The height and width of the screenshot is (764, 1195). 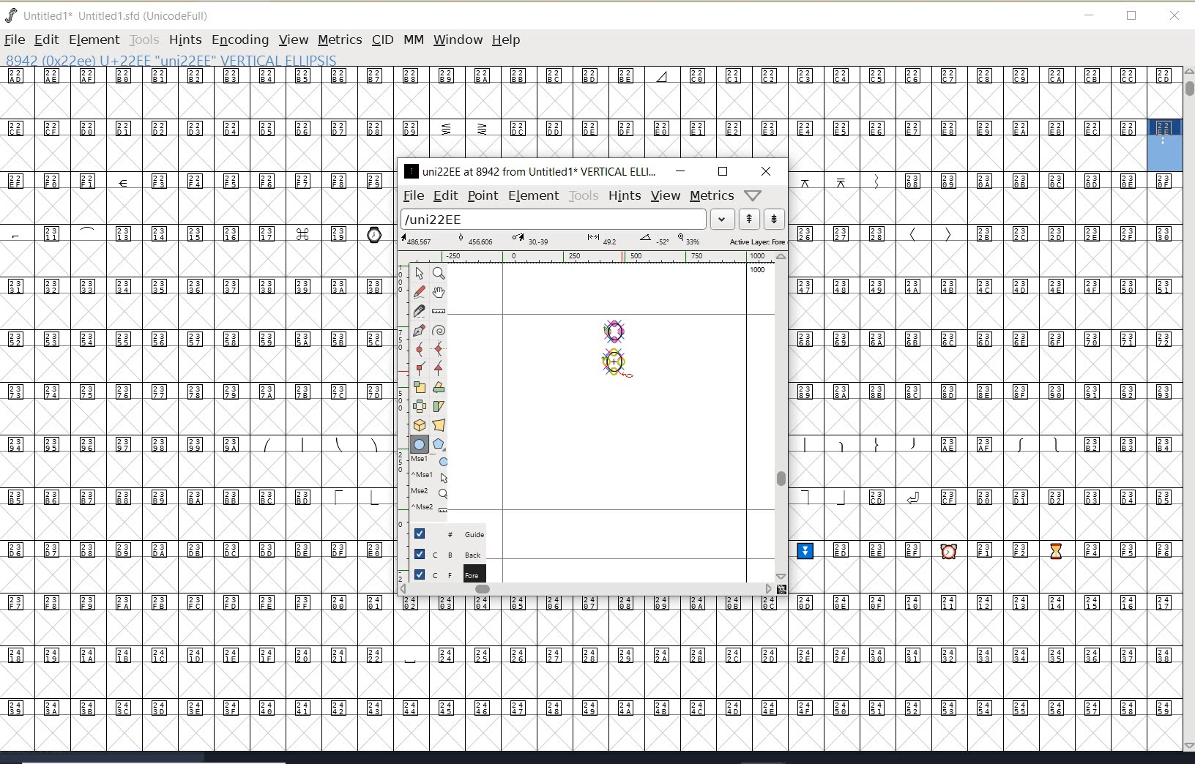 What do you see at coordinates (444, 195) in the screenshot?
I see `edit` at bounding box center [444, 195].